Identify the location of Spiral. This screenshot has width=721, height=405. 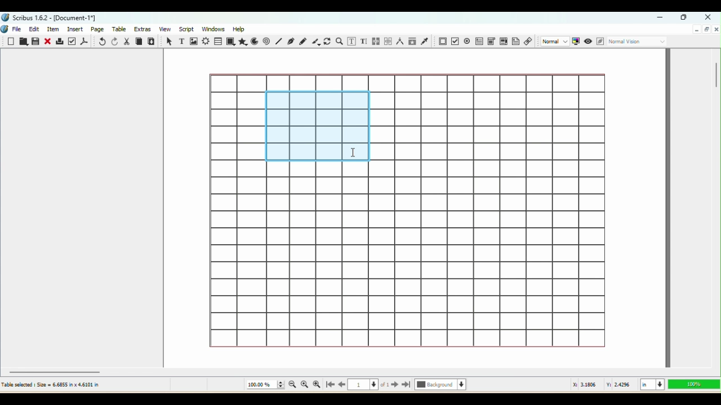
(268, 42).